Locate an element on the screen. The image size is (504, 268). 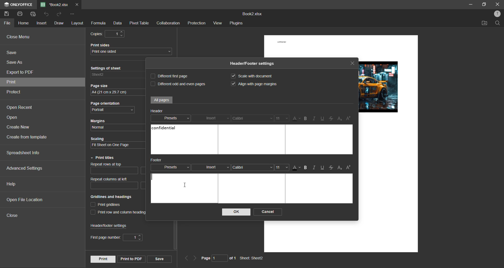
next is located at coordinates (195, 258).